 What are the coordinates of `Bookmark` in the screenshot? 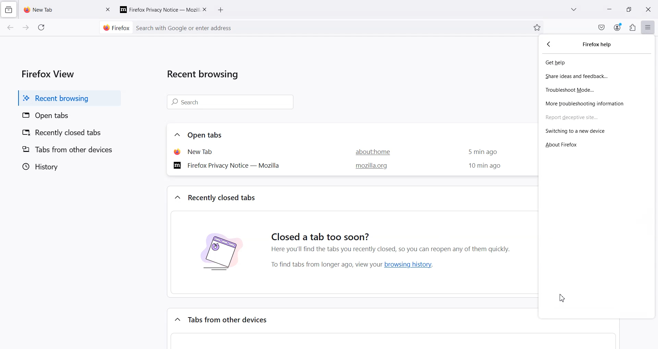 It's located at (537, 27).